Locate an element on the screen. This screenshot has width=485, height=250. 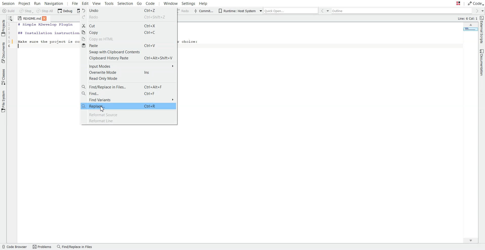
Stop is located at coordinates (26, 11).